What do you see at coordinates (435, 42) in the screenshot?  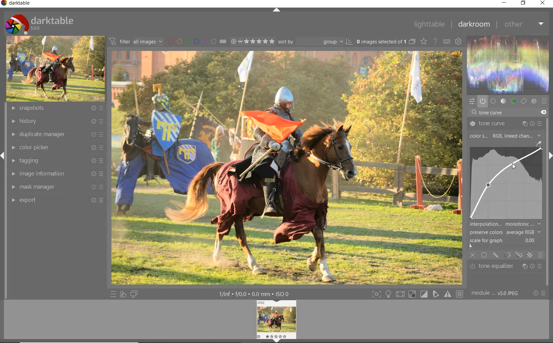 I see `enable for online help` at bounding box center [435, 42].